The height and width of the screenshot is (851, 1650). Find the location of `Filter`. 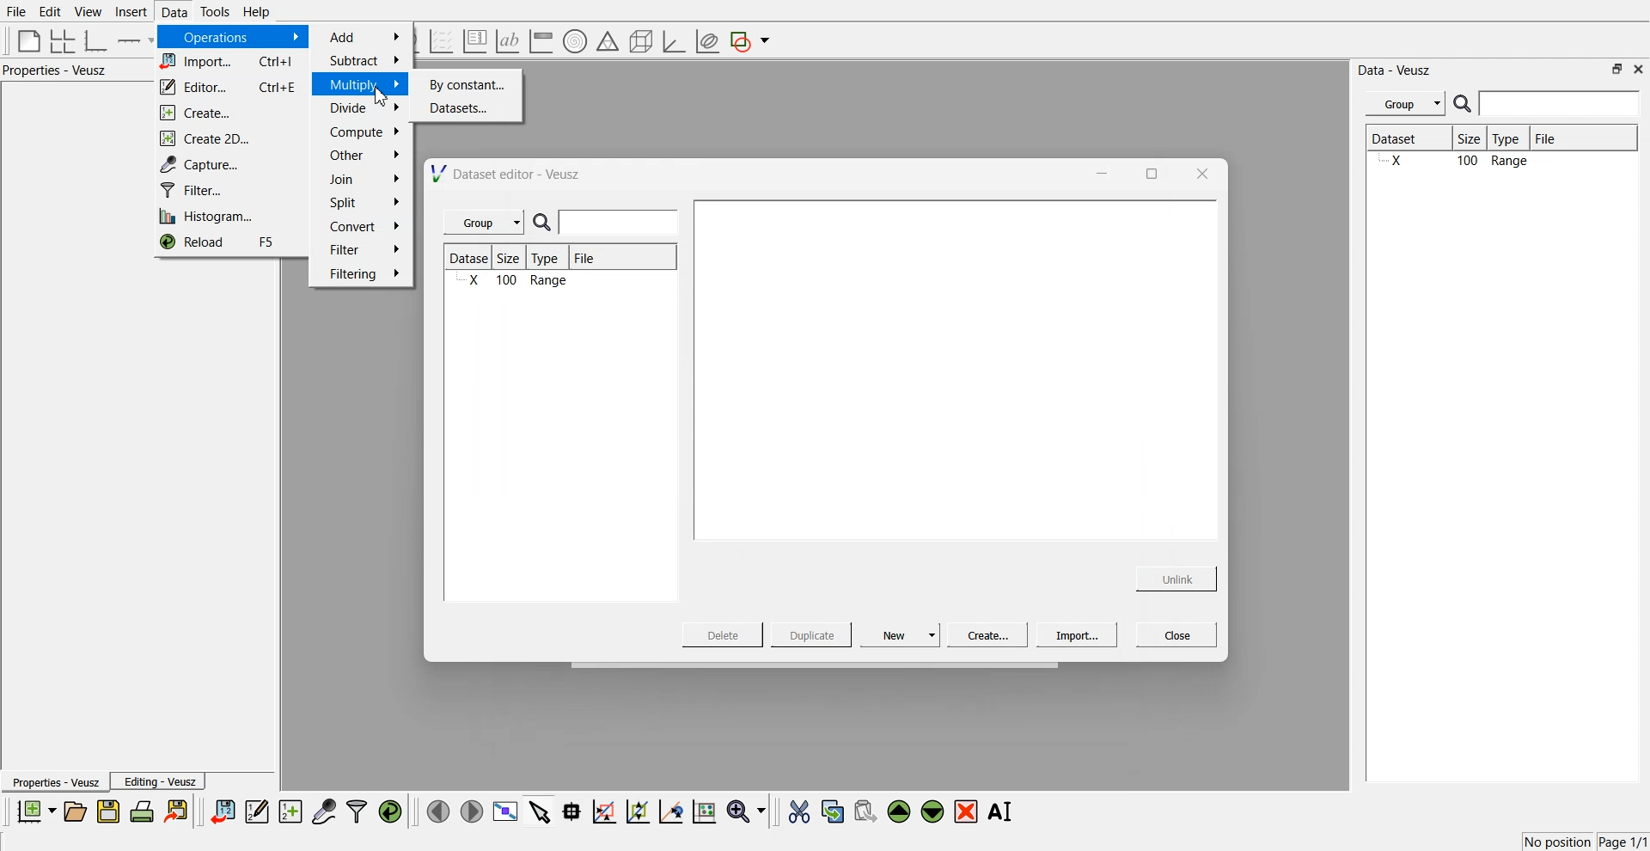

Filter is located at coordinates (364, 248).